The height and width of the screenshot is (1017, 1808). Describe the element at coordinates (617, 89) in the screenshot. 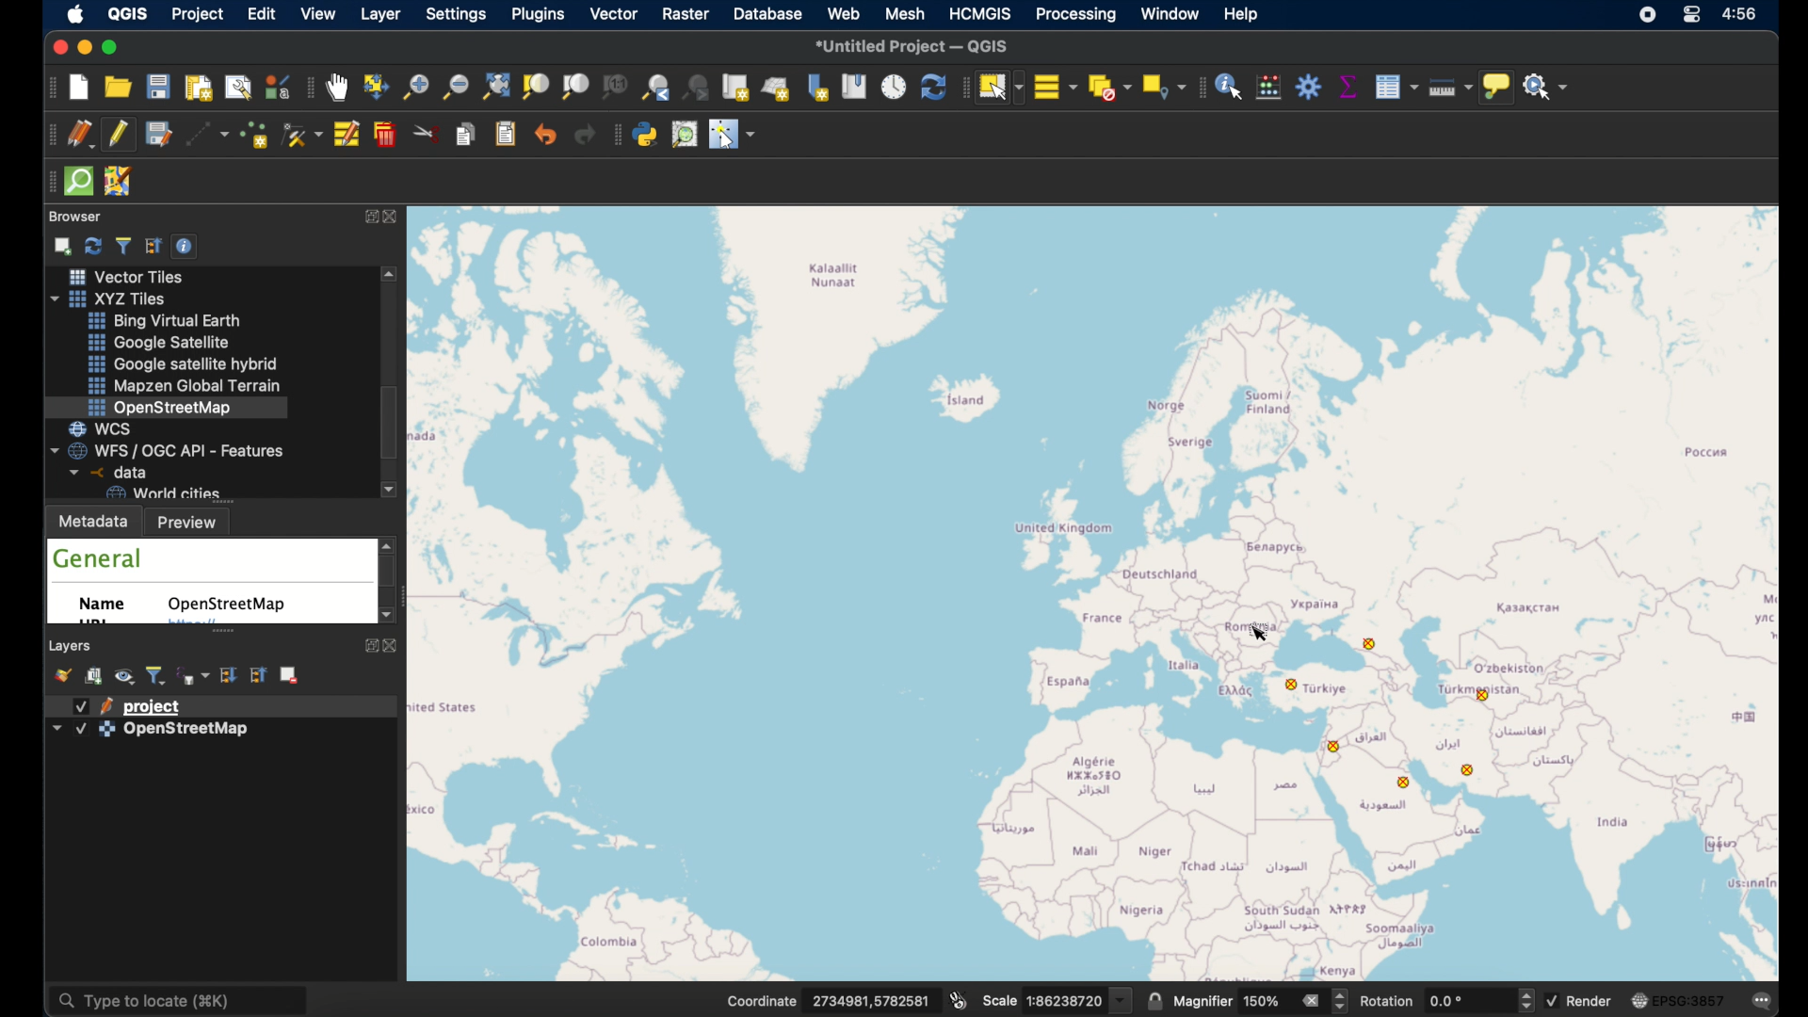

I see `zoom to native resolution` at that location.